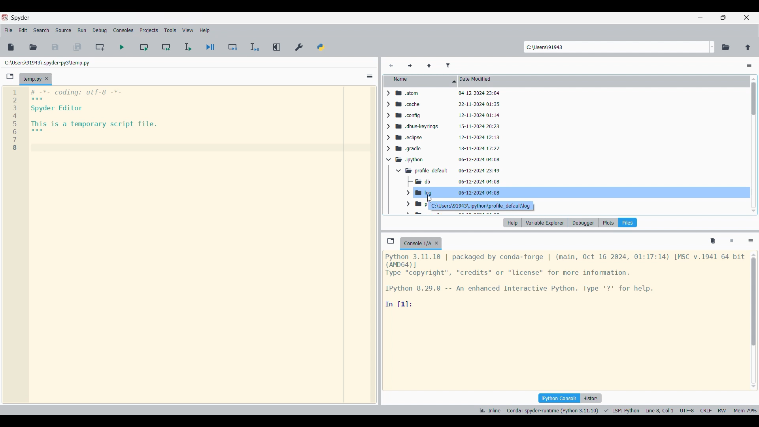 The height and width of the screenshot is (427, 759). Describe the element at coordinates (100, 30) in the screenshot. I see `Debug menu` at that location.